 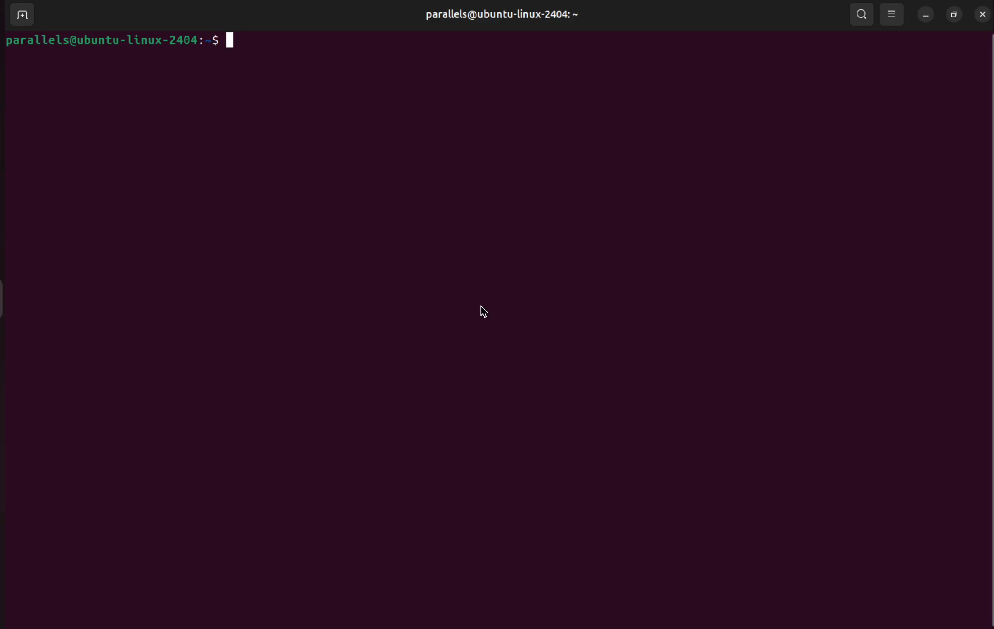 What do you see at coordinates (21, 16) in the screenshot?
I see `add treminal` at bounding box center [21, 16].